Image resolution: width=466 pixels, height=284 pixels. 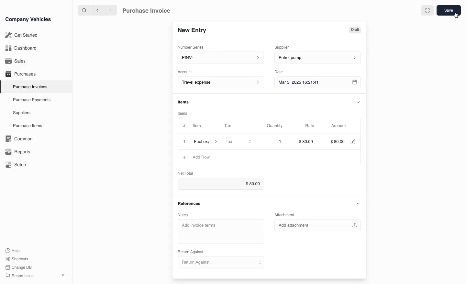 I want to click on $80.00, so click(x=308, y=142).